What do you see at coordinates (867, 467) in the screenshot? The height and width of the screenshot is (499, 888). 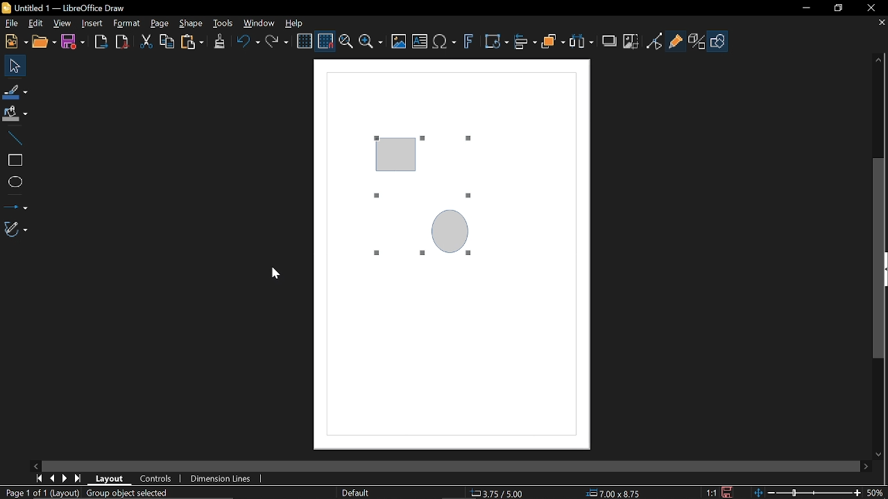 I see `Move right` at bounding box center [867, 467].